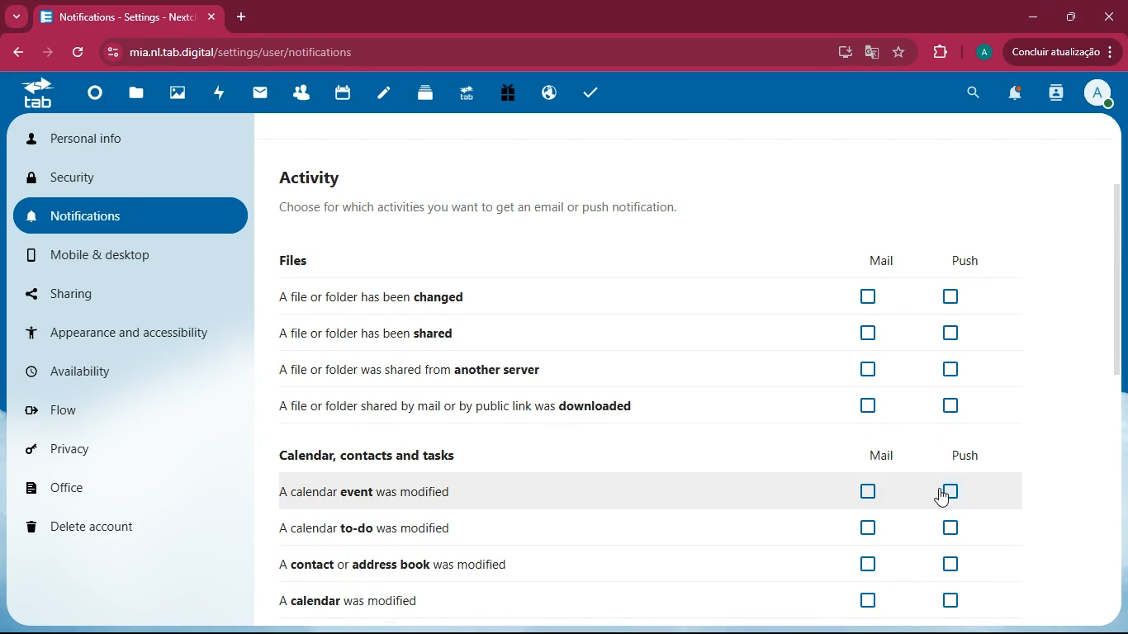  Describe the element at coordinates (1058, 95) in the screenshot. I see `activity` at that location.